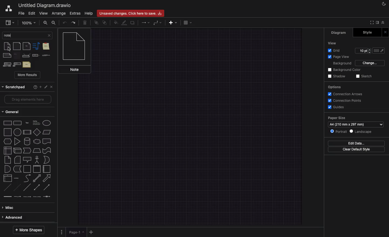 This screenshot has height=237, width=389. Describe the element at coordinates (17, 55) in the screenshot. I see `note` at that location.